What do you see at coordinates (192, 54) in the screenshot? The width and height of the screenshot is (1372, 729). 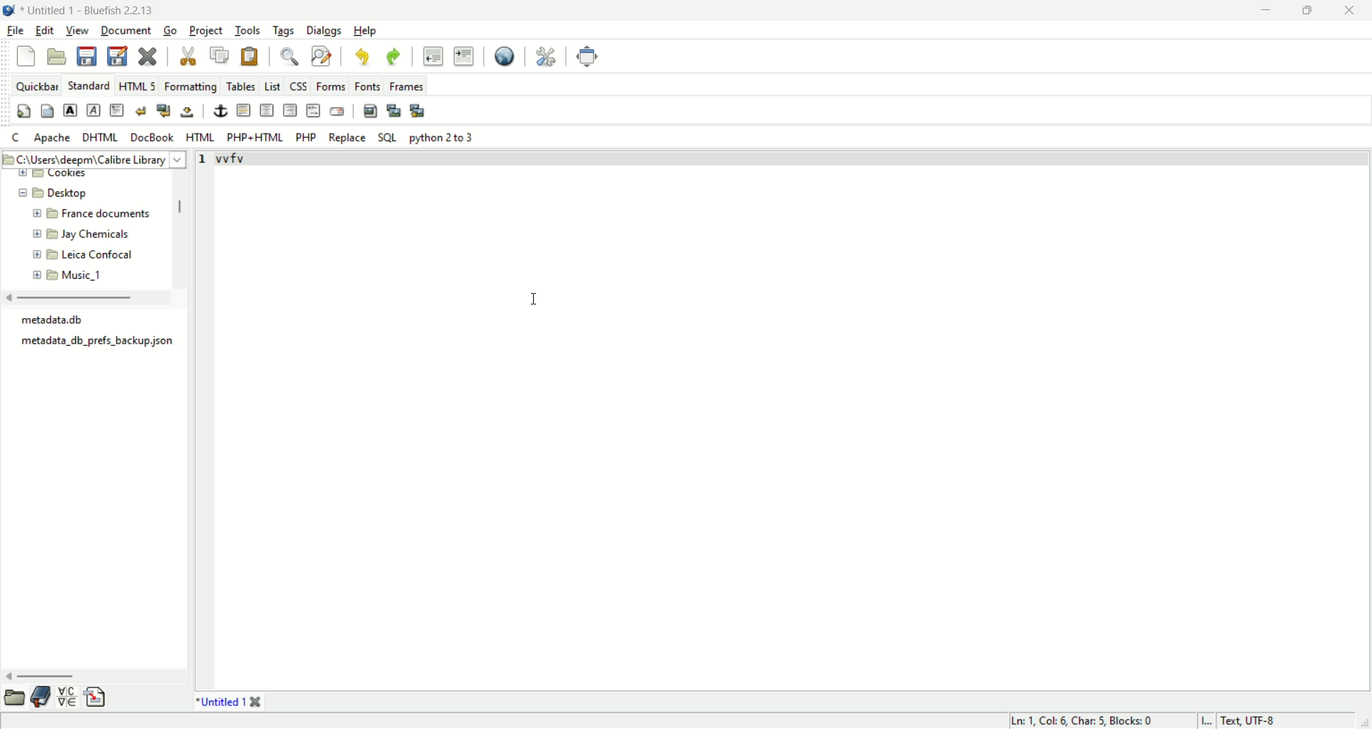 I see `cut` at bounding box center [192, 54].